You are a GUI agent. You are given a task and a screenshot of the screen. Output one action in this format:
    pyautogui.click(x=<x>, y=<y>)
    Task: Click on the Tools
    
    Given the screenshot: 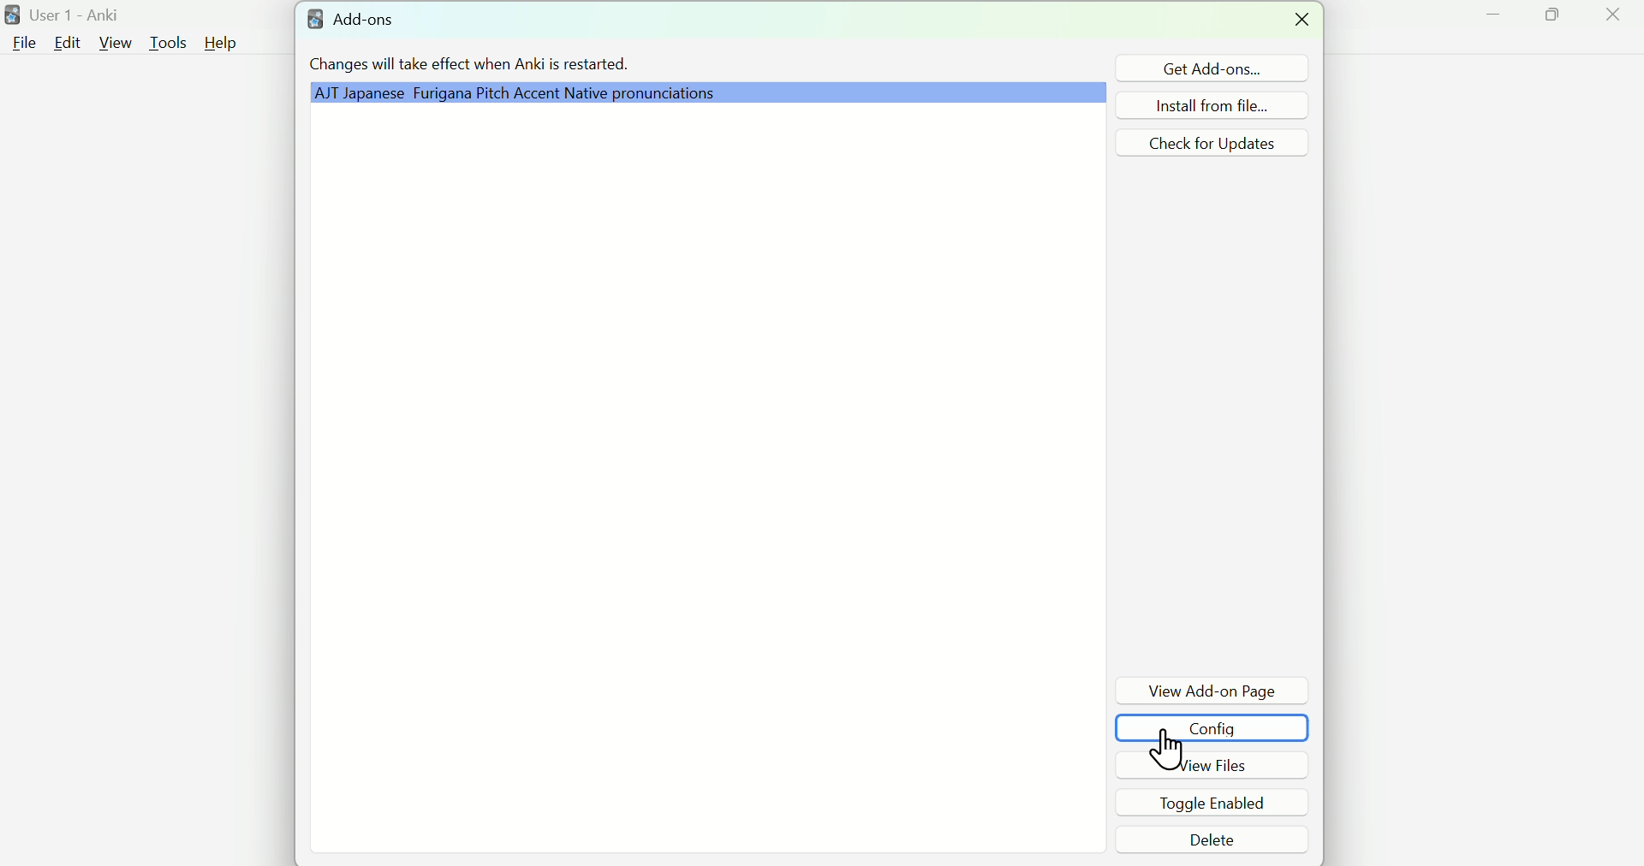 What is the action you would take?
    pyautogui.click(x=167, y=44)
    